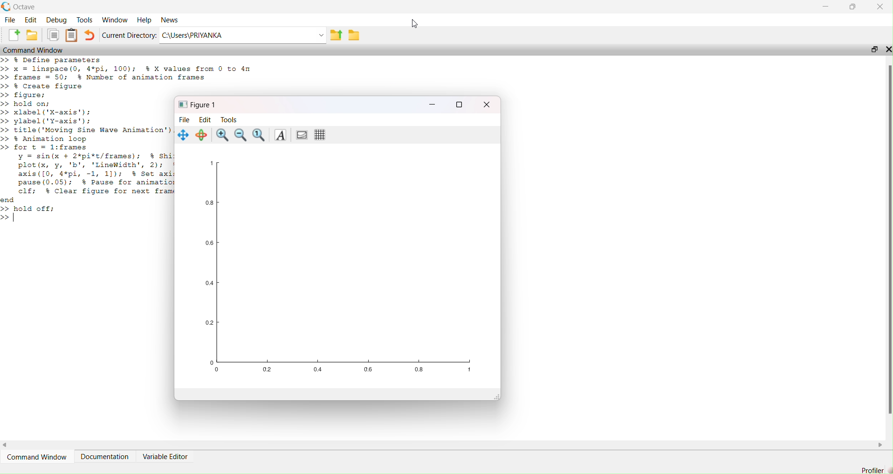 This screenshot has width=893, height=474. I want to click on redo, so click(91, 35).